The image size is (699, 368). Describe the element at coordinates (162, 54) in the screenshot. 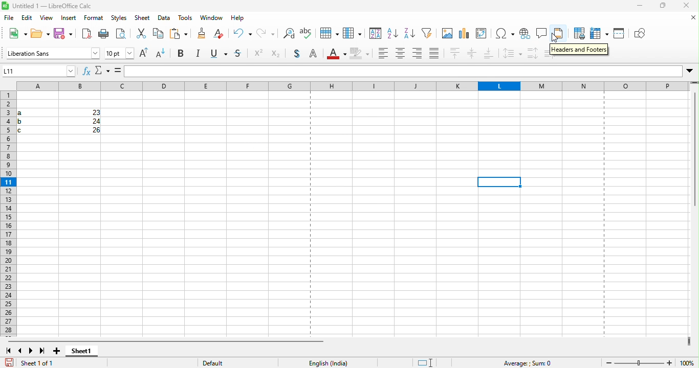

I see `decrease font size` at that location.